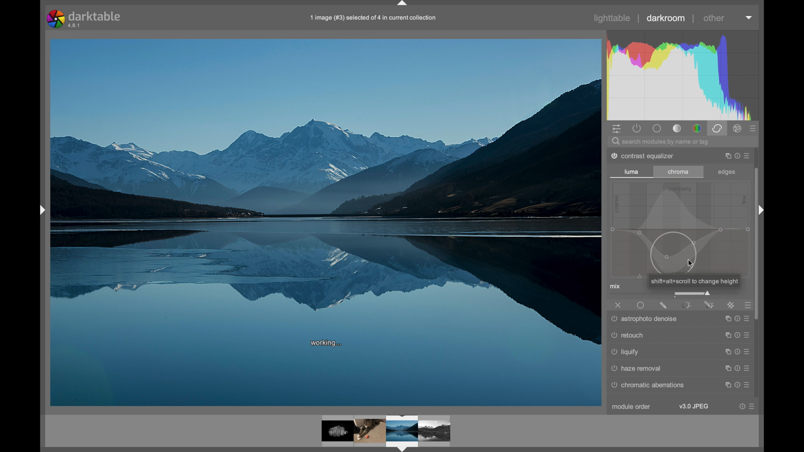  I want to click on astrophotographers Denise, so click(645, 319).